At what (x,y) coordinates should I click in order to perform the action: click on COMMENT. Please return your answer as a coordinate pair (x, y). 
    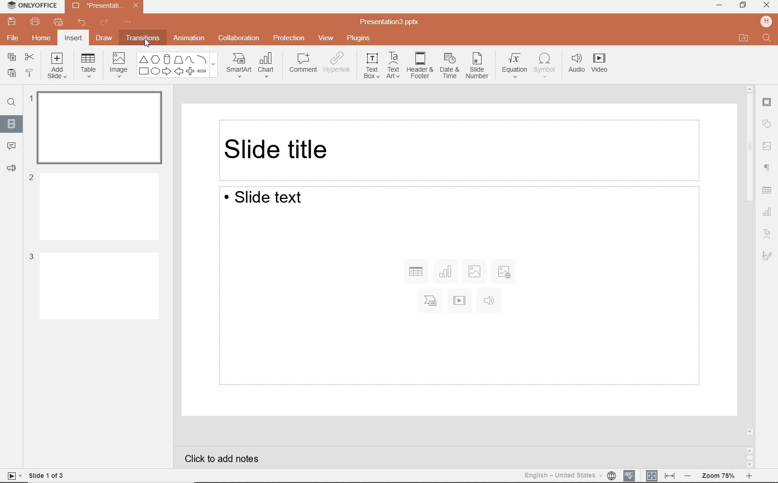
    Looking at the image, I should click on (302, 66).